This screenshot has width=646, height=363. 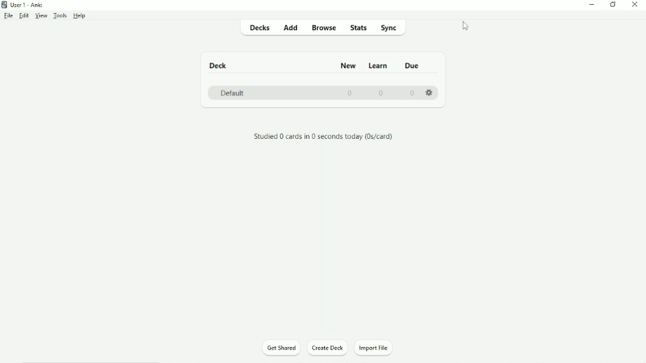 I want to click on Cursor, so click(x=467, y=27).